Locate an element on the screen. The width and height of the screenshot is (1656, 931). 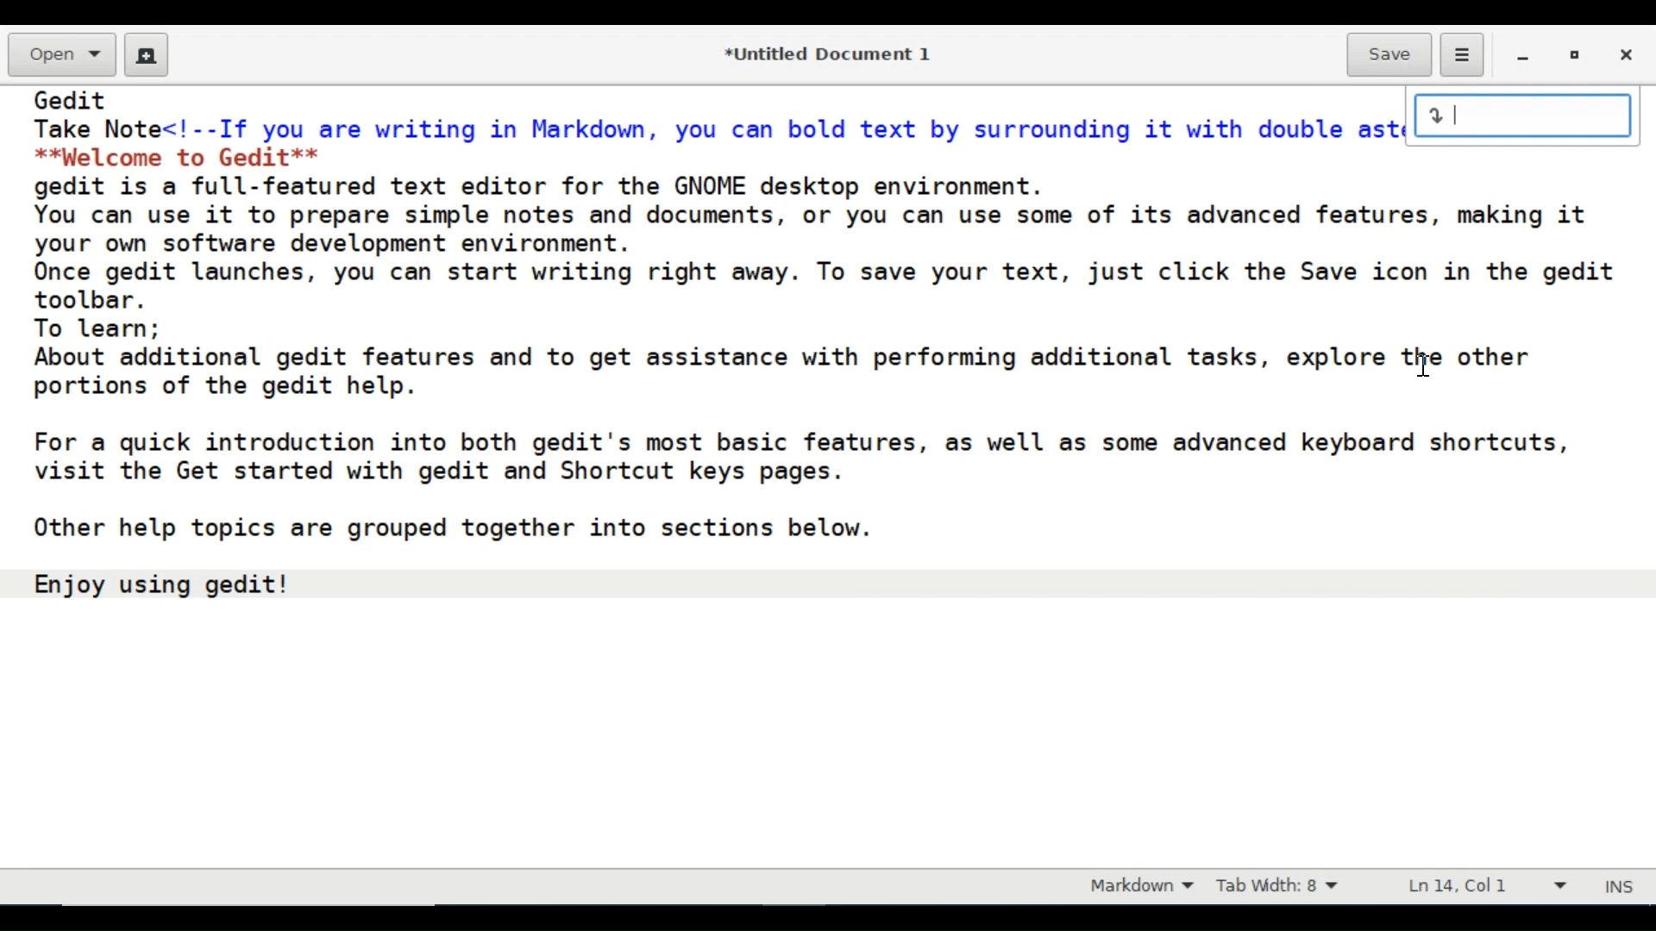
Take Note<!--If you are writing in Markdown, you can bold text by surrounding it with double asterisks:--> is located at coordinates (719, 127).